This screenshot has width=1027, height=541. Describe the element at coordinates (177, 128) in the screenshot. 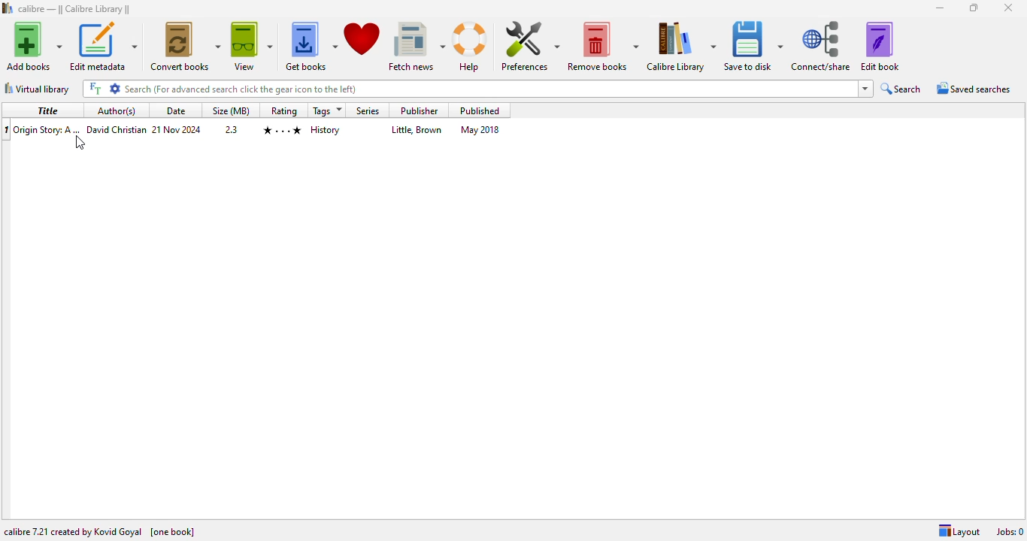

I see `21 Nov 2024` at that location.